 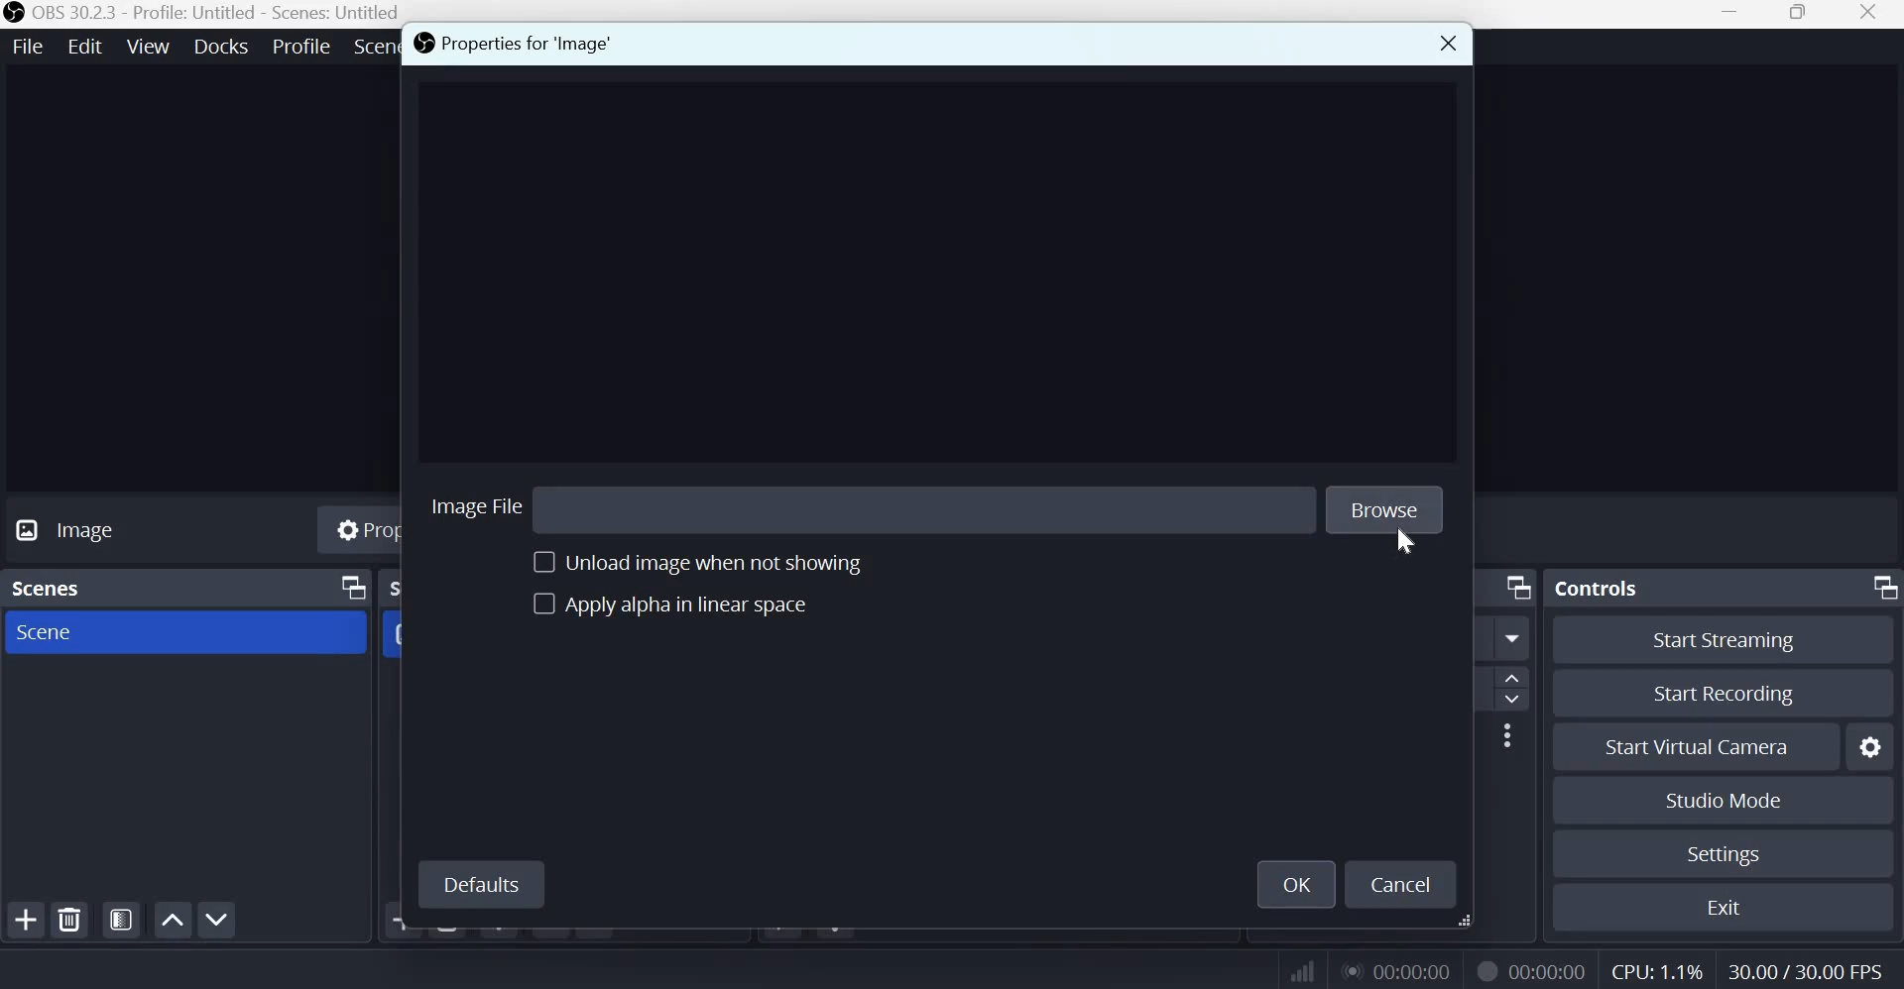 What do you see at coordinates (1401, 971) in the screenshot?
I see `00:00:00` at bounding box center [1401, 971].